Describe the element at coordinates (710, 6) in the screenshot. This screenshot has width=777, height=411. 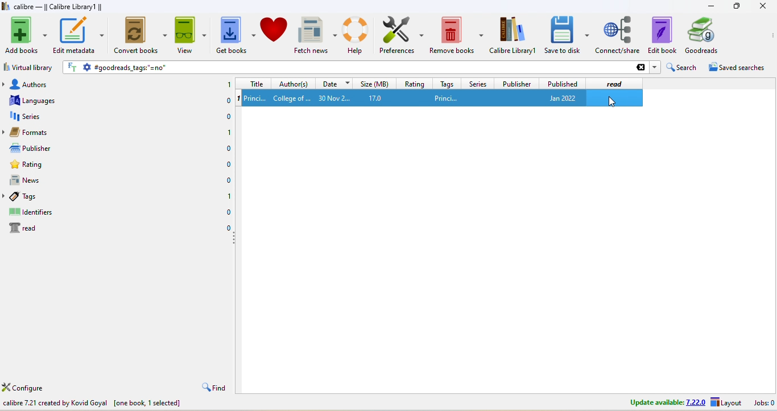
I see `minimize` at that location.